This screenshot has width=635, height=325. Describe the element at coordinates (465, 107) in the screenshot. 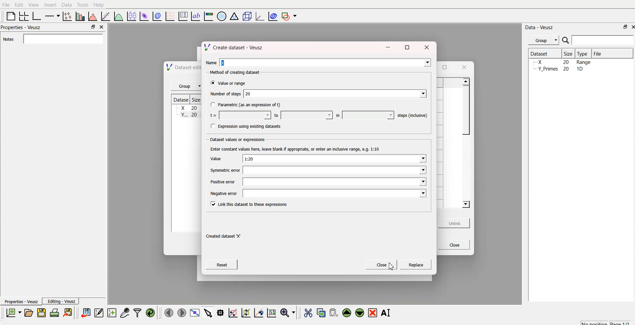

I see `scroll bar` at that location.